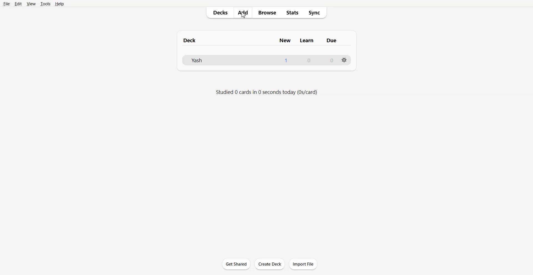  I want to click on options, so click(344, 60).